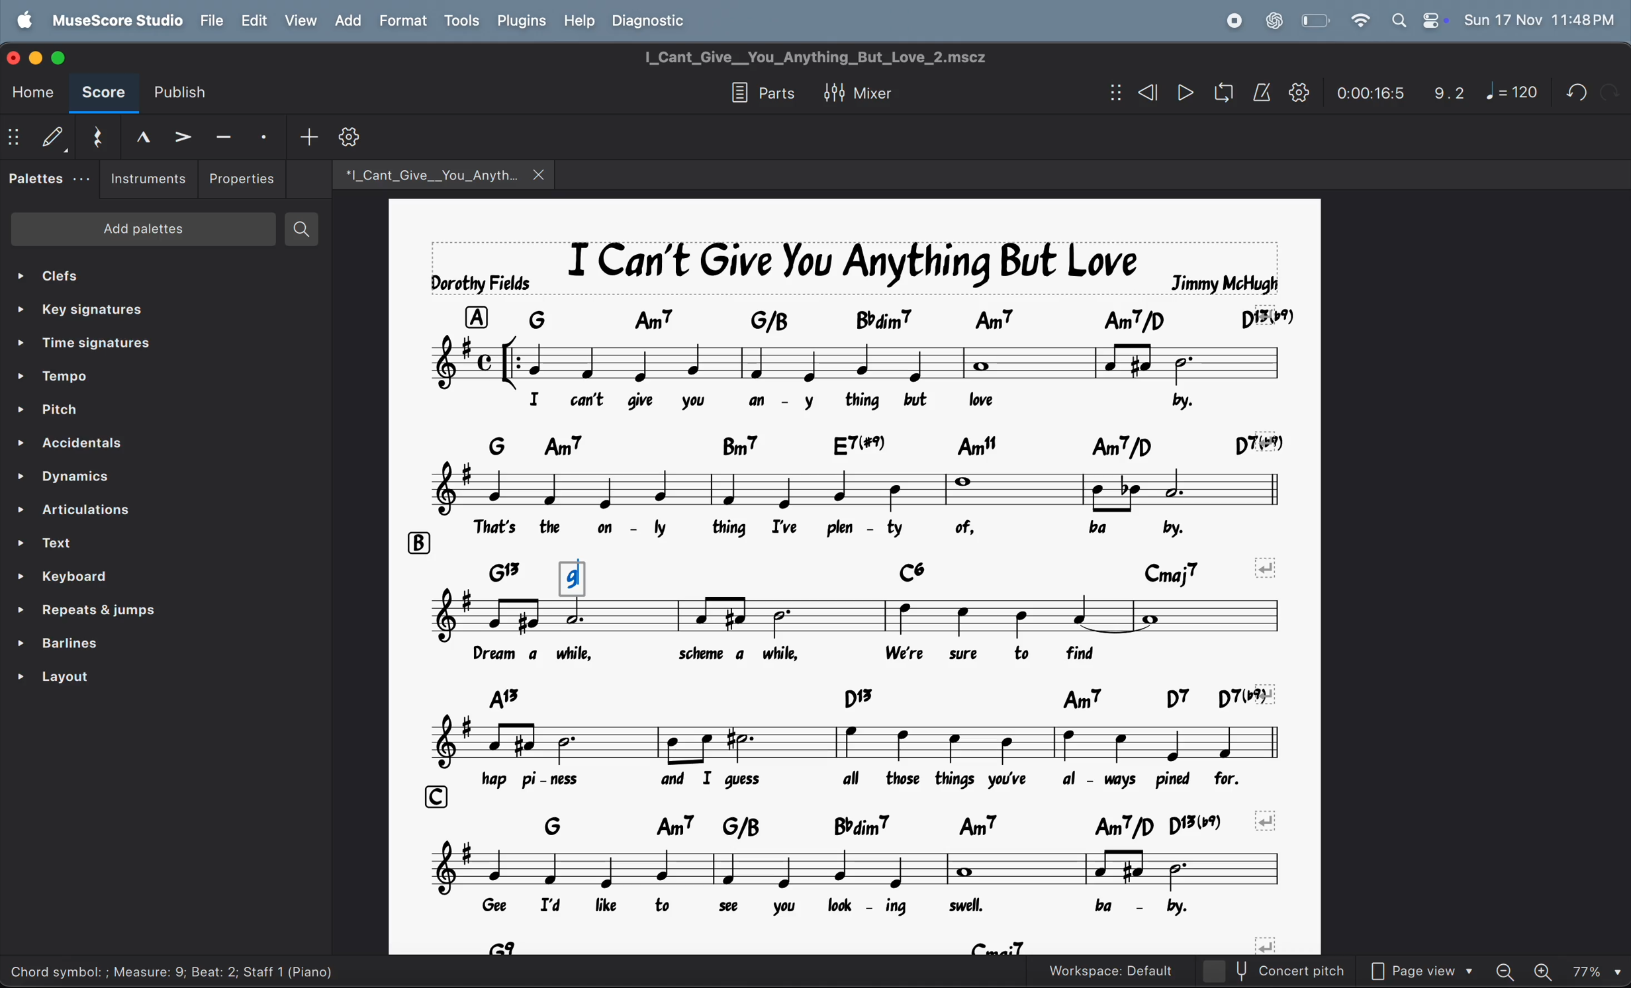 The image size is (1631, 988). What do you see at coordinates (1300, 92) in the screenshot?
I see `settings playback` at bounding box center [1300, 92].